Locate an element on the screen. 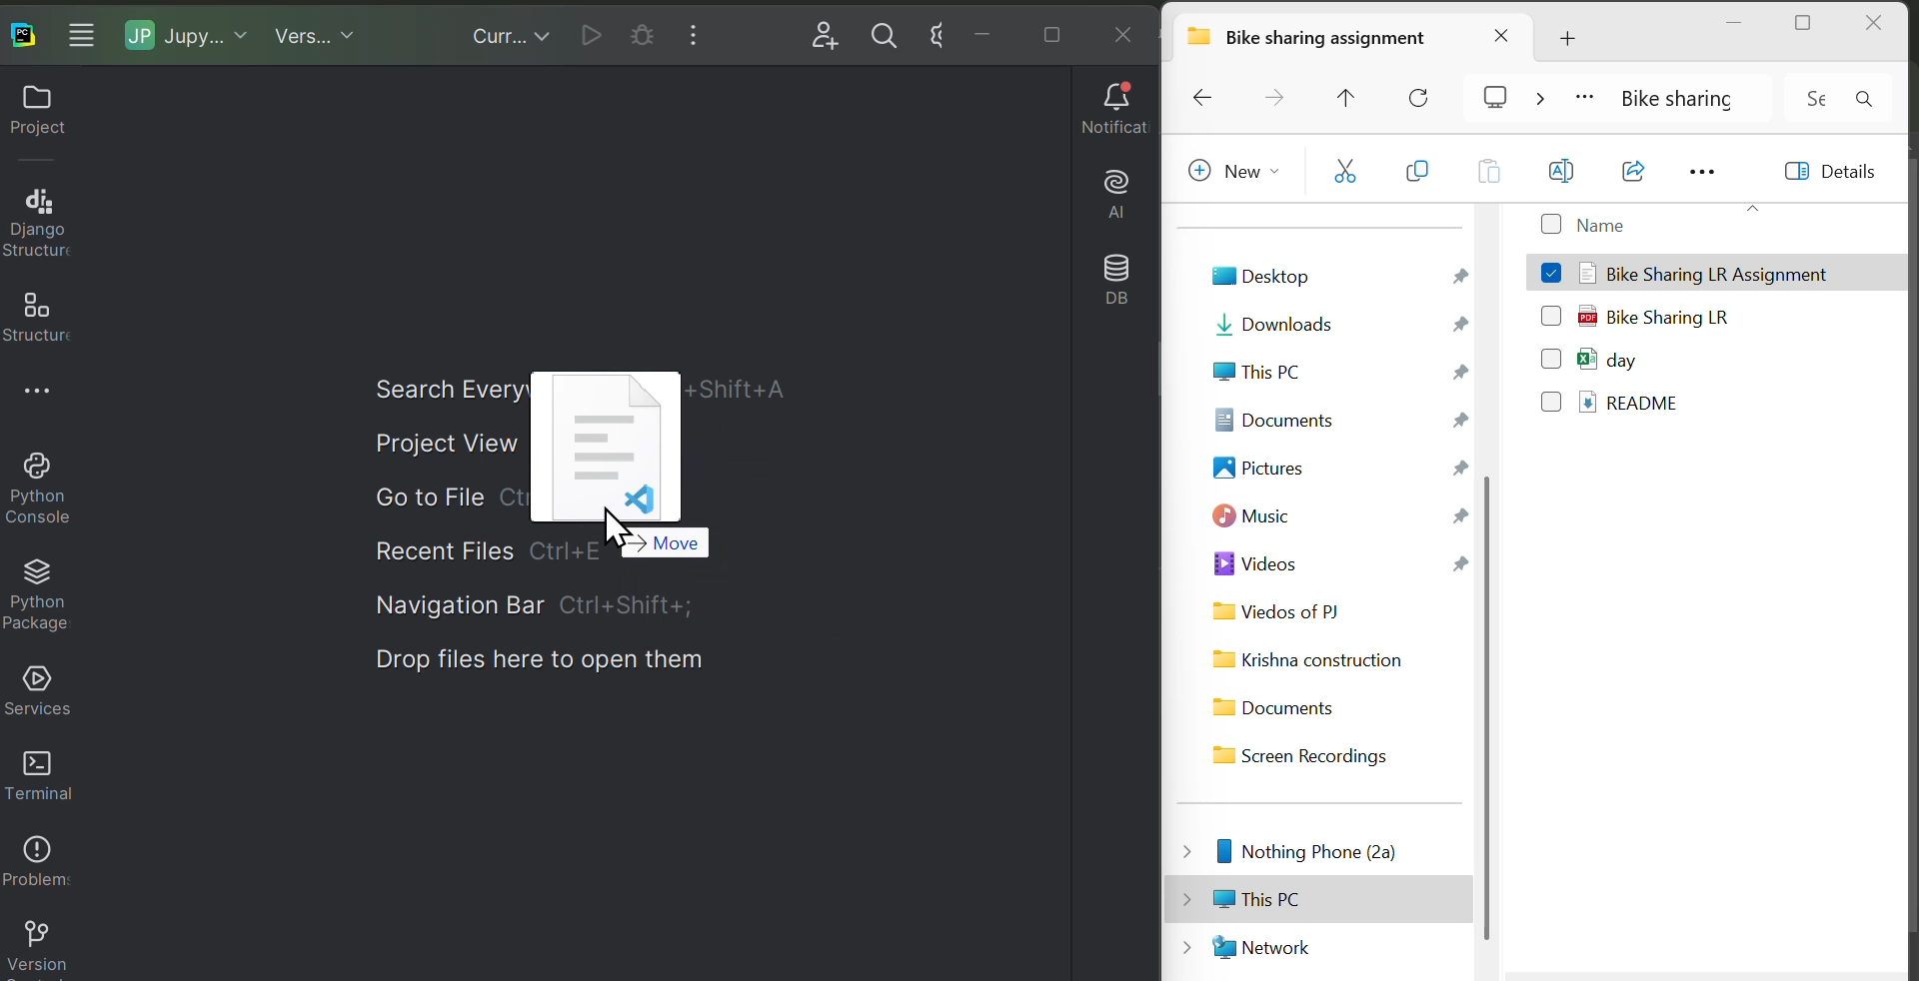  cut is located at coordinates (1345, 174).